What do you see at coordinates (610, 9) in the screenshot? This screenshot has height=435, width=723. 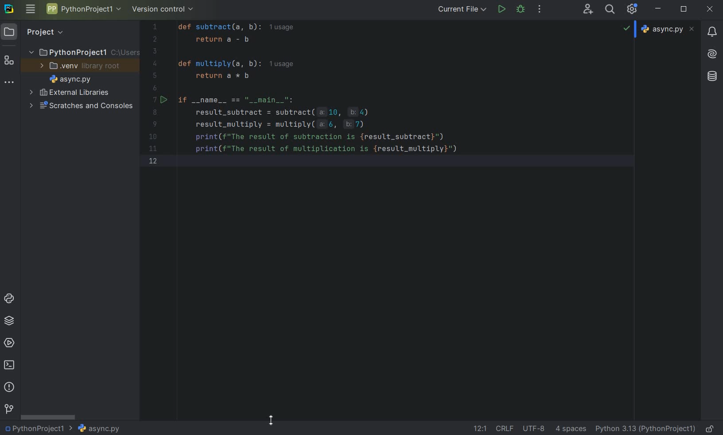 I see `search everywhere` at bounding box center [610, 9].